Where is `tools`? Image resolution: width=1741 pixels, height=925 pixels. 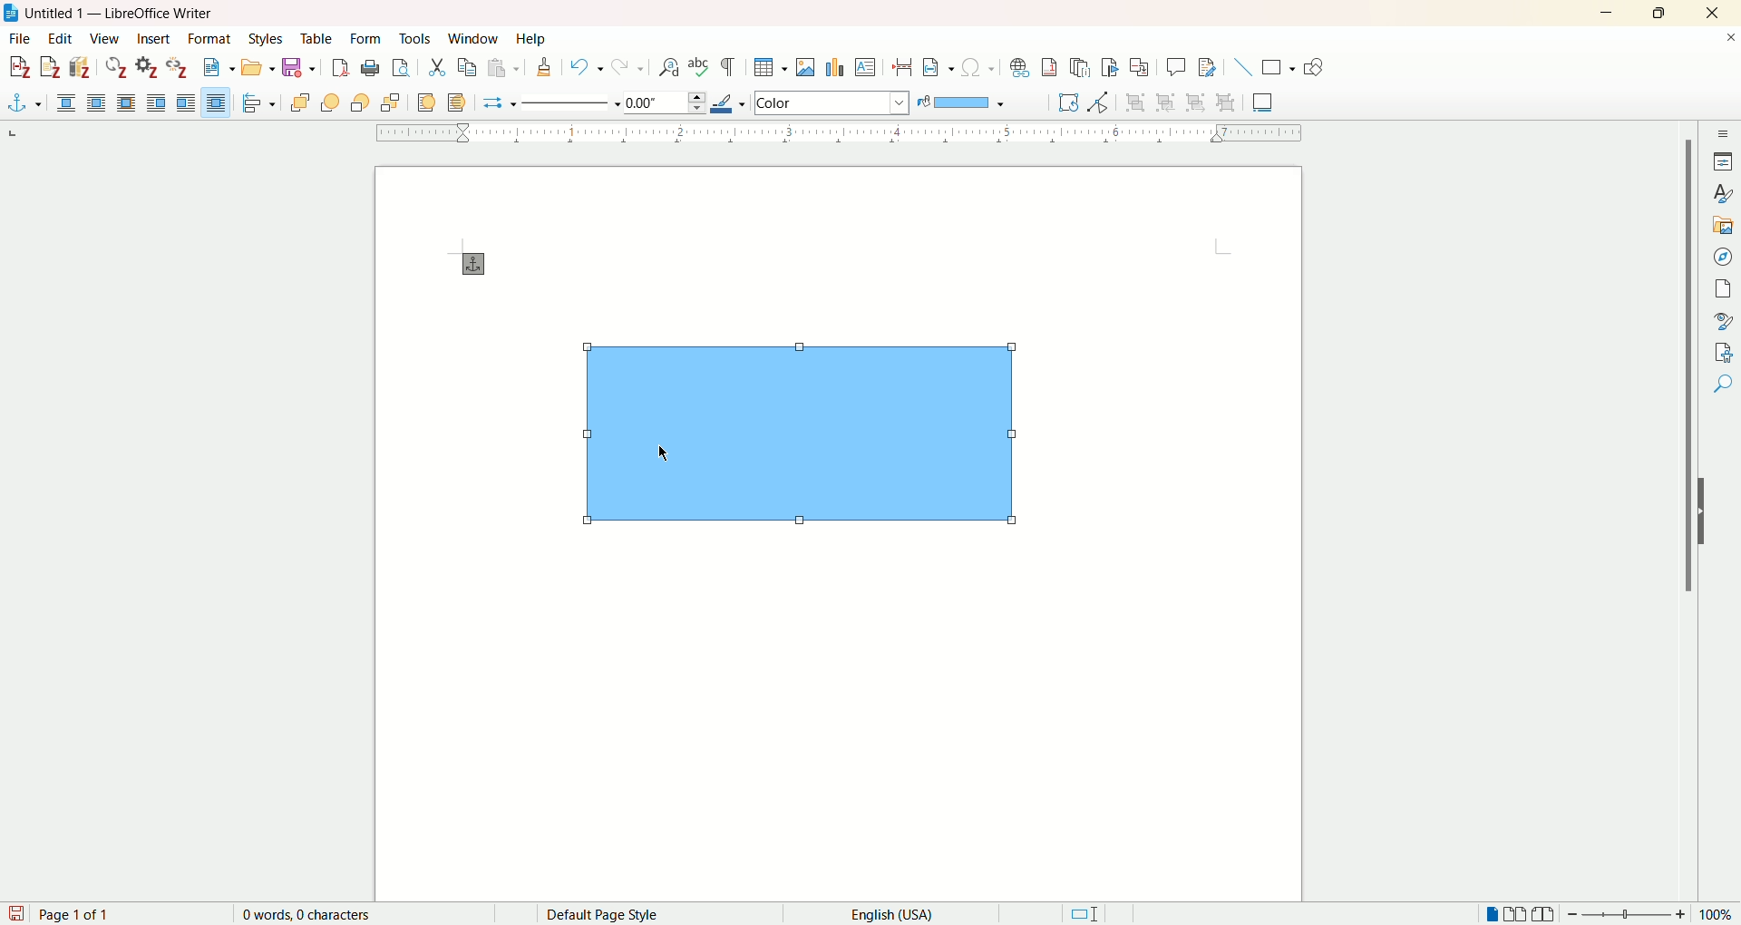
tools is located at coordinates (414, 38).